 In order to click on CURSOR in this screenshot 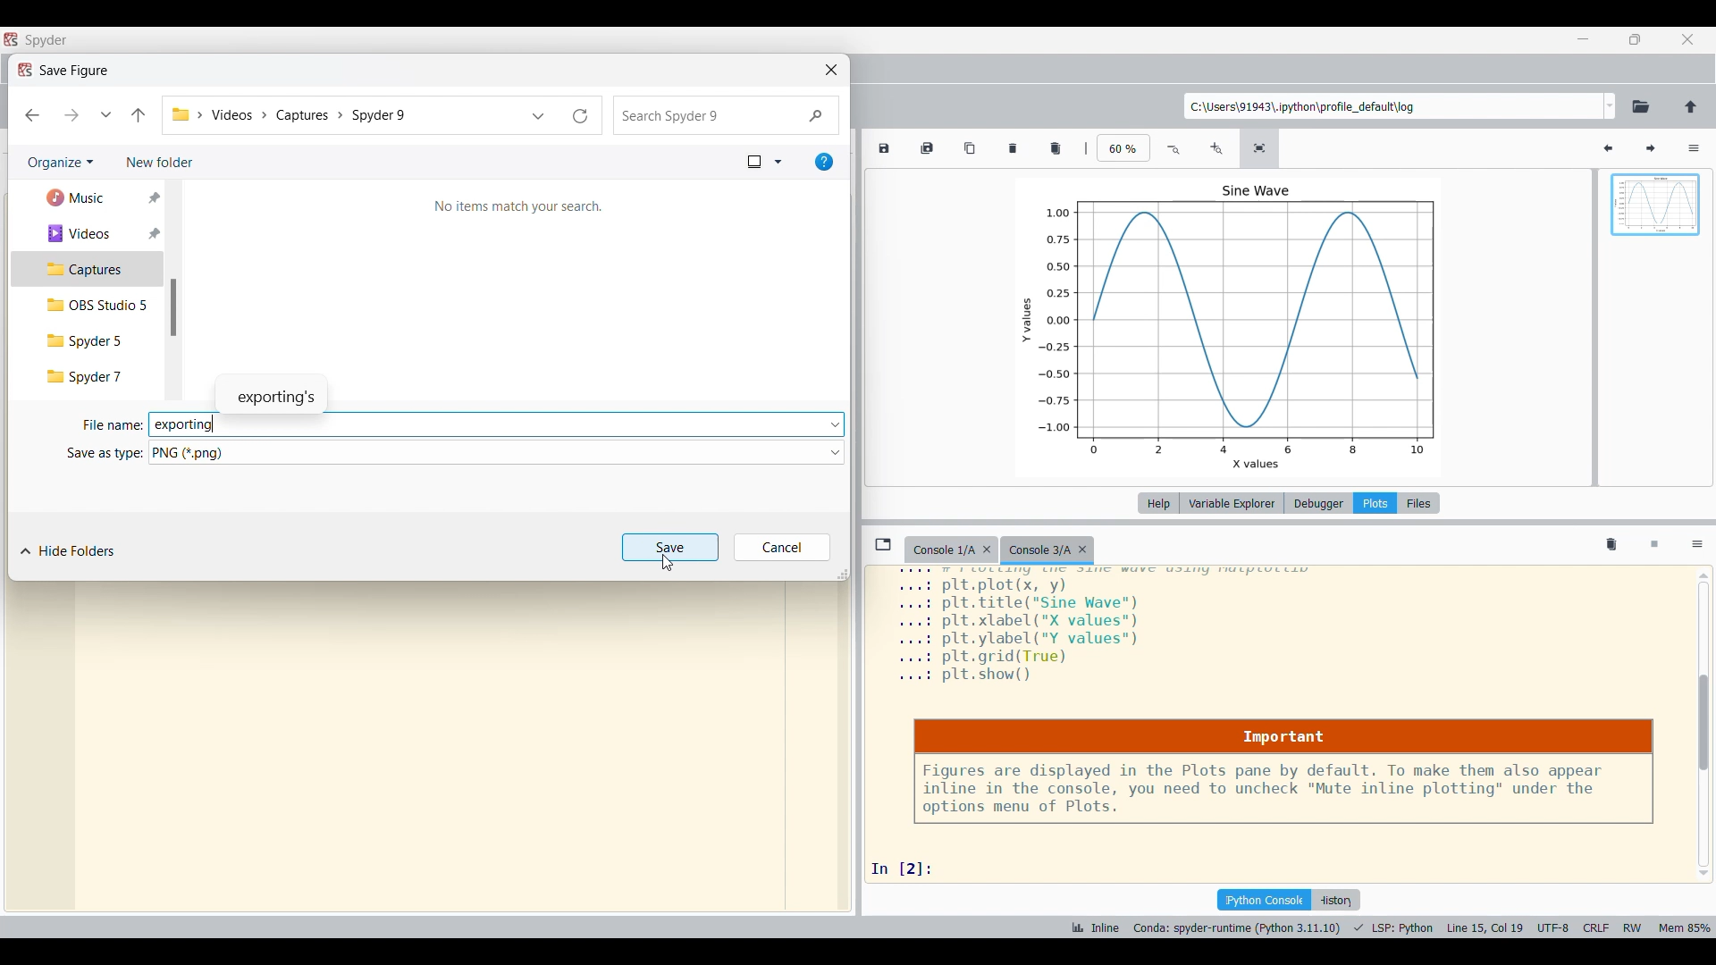, I will do `click(671, 565)`.